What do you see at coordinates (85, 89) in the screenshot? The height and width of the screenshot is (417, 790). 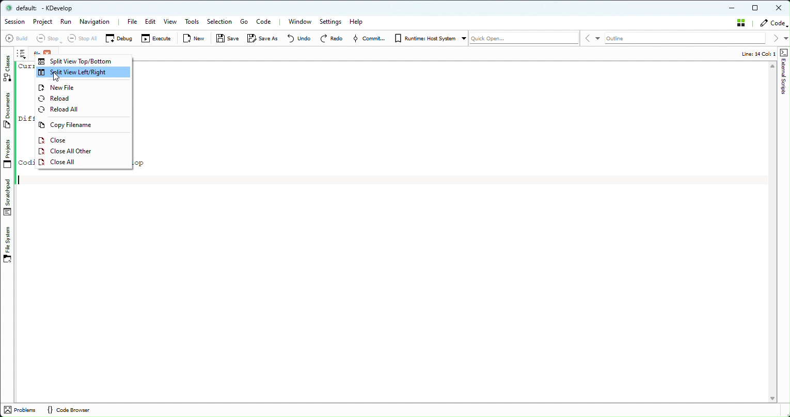 I see `New file` at bounding box center [85, 89].